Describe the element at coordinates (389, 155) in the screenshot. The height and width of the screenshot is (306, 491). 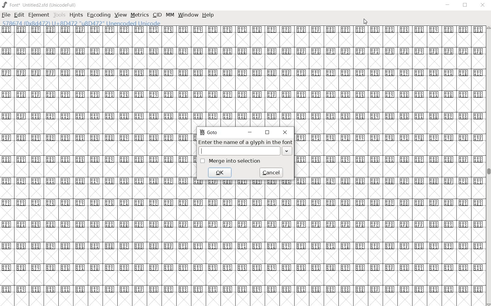
I see `glyph characters` at that location.